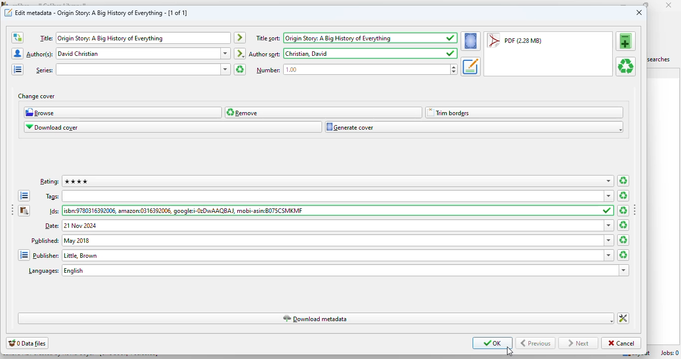 This screenshot has height=359, width=681. I want to click on dropdown, so click(610, 255).